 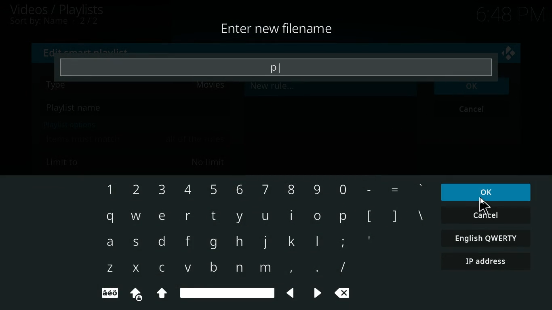 What do you see at coordinates (474, 110) in the screenshot?
I see `cancel` at bounding box center [474, 110].